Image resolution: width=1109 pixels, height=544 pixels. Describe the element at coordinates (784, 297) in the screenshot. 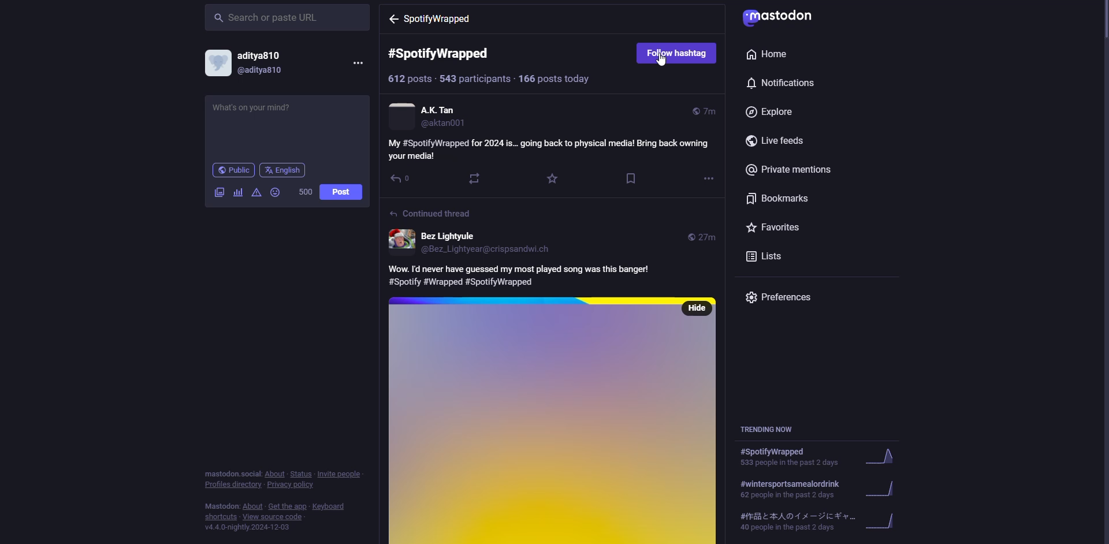

I see `preferences` at that location.